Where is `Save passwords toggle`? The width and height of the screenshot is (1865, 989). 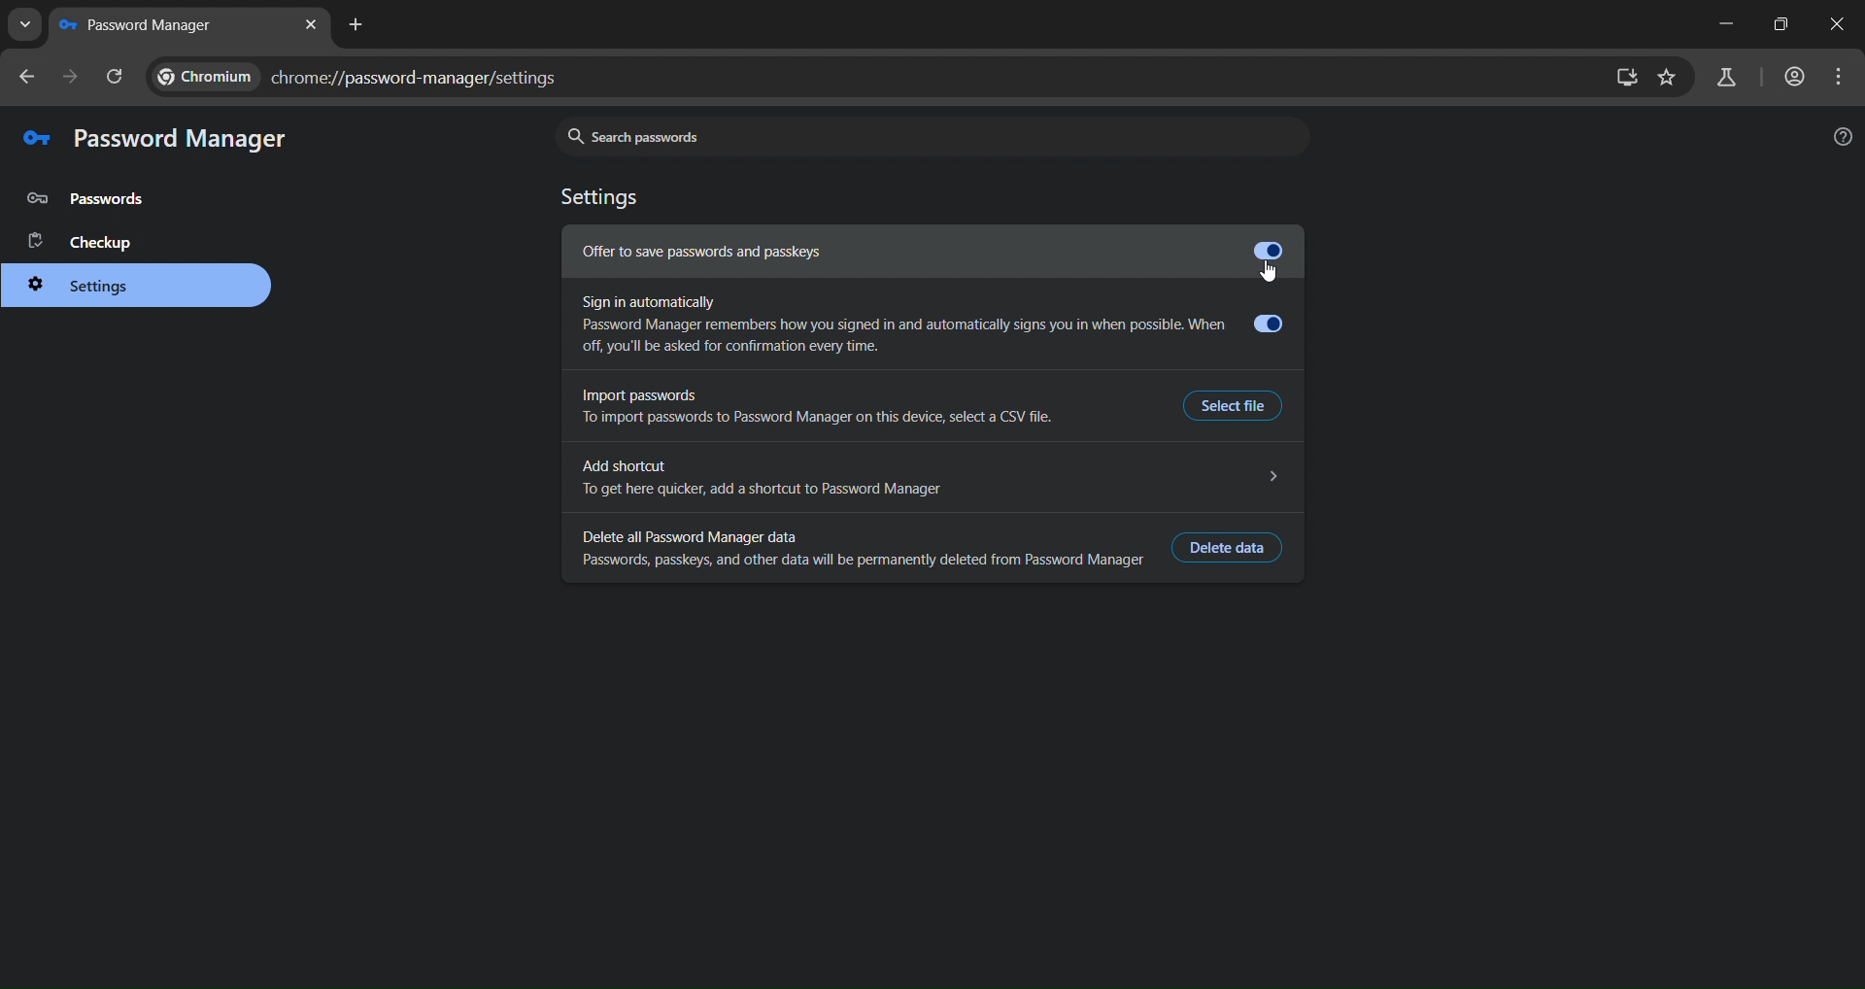
Save passwords toggle is located at coordinates (1270, 249).